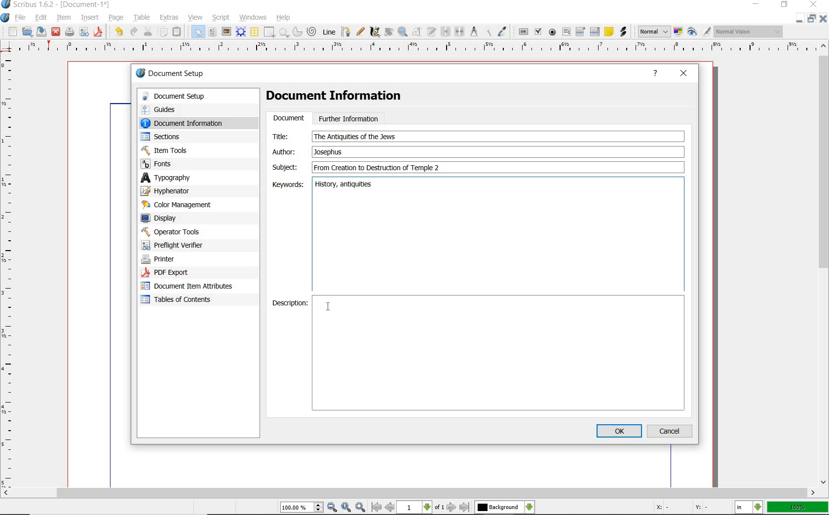 The image size is (829, 515). I want to click on scrollbar, so click(824, 264).